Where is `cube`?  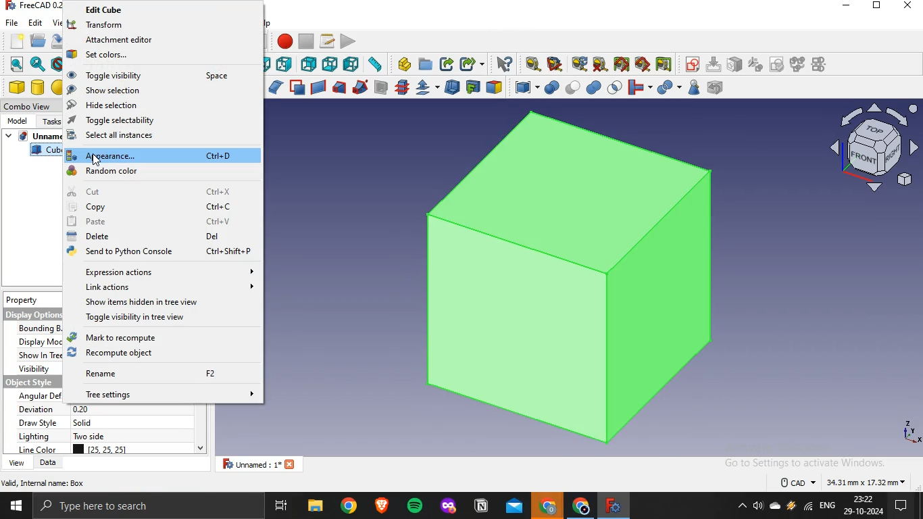
cube is located at coordinates (16, 87).